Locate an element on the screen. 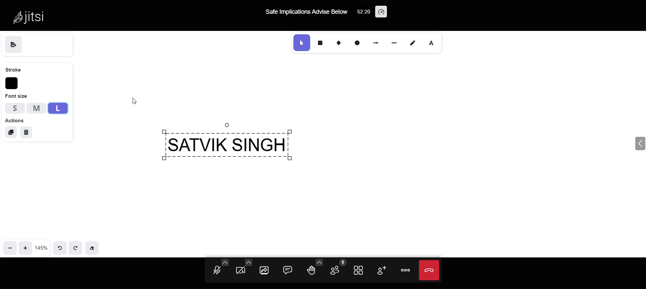 This screenshot has width=646, height=289. Cursor is located at coordinates (139, 101).